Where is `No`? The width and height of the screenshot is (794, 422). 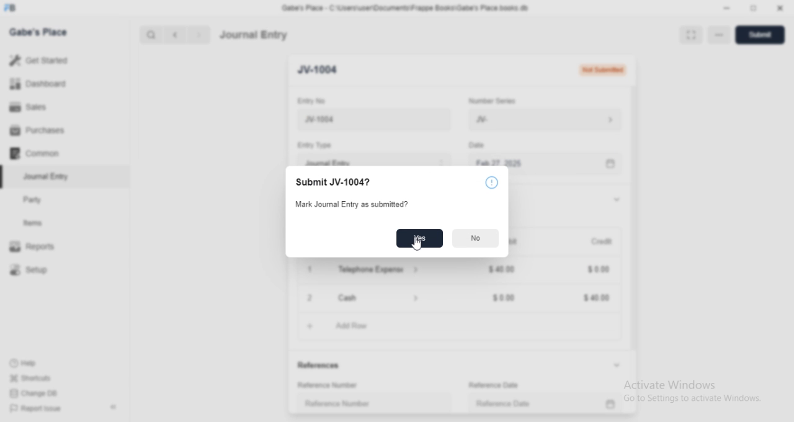 No is located at coordinates (476, 238).